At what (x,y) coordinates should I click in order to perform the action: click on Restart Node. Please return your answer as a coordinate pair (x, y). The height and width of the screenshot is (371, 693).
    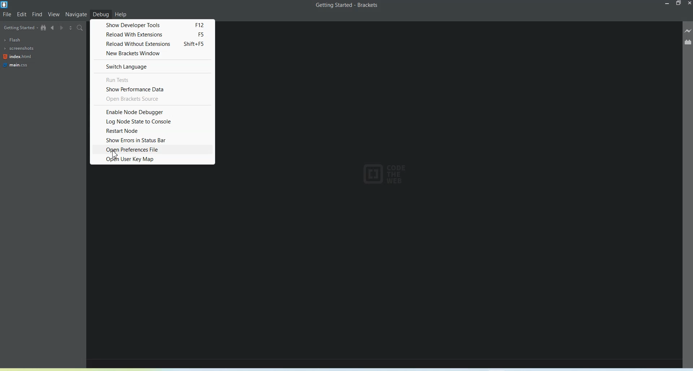
    Looking at the image, I should click on (153, 131).